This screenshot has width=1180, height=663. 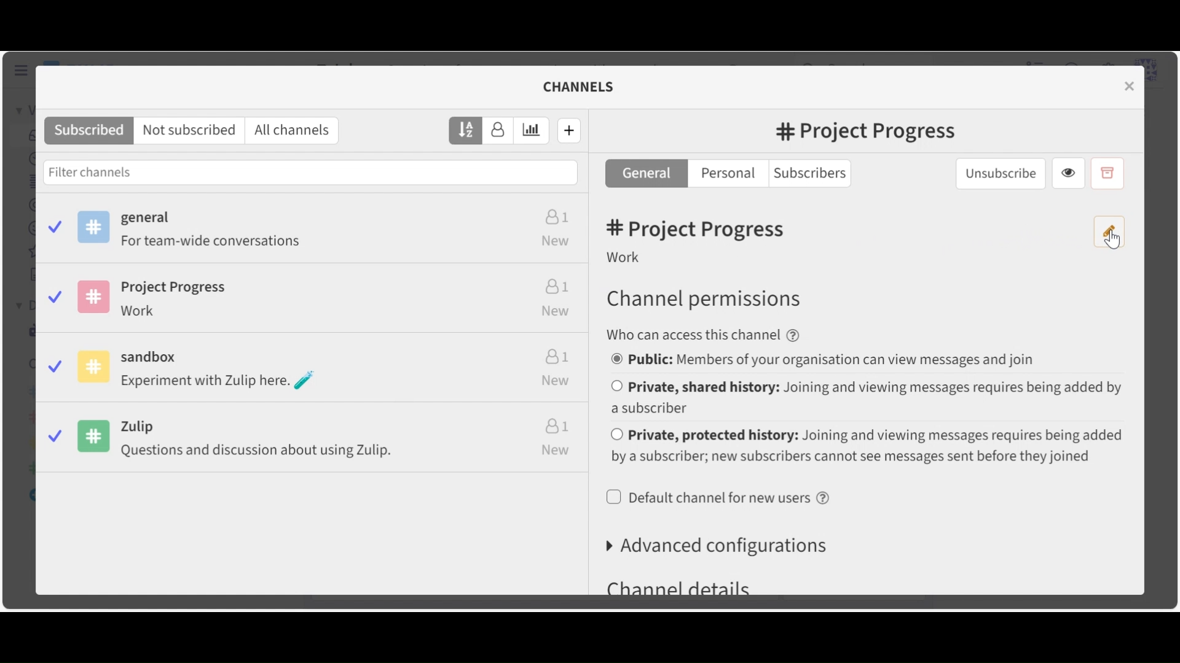 I want to click on Channel Settings, so click(x=581, y=86).